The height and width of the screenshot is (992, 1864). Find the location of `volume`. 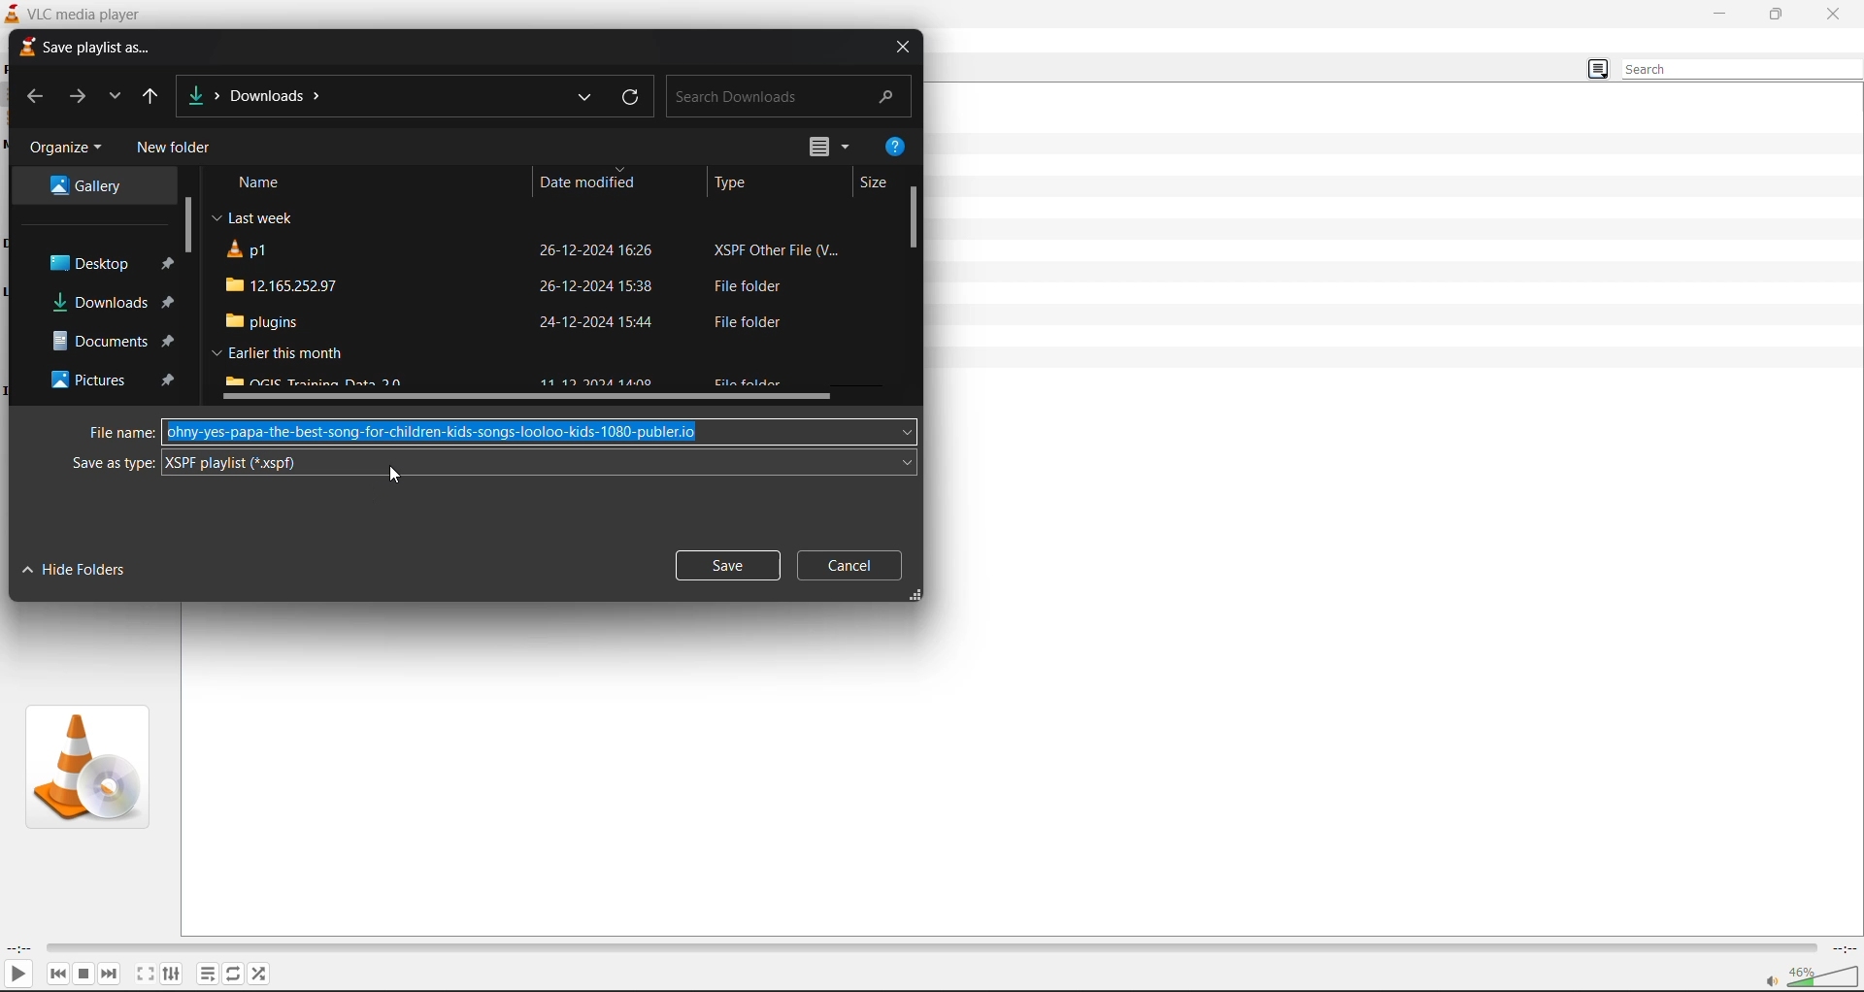

volume is located at coordinates (1812, 976).